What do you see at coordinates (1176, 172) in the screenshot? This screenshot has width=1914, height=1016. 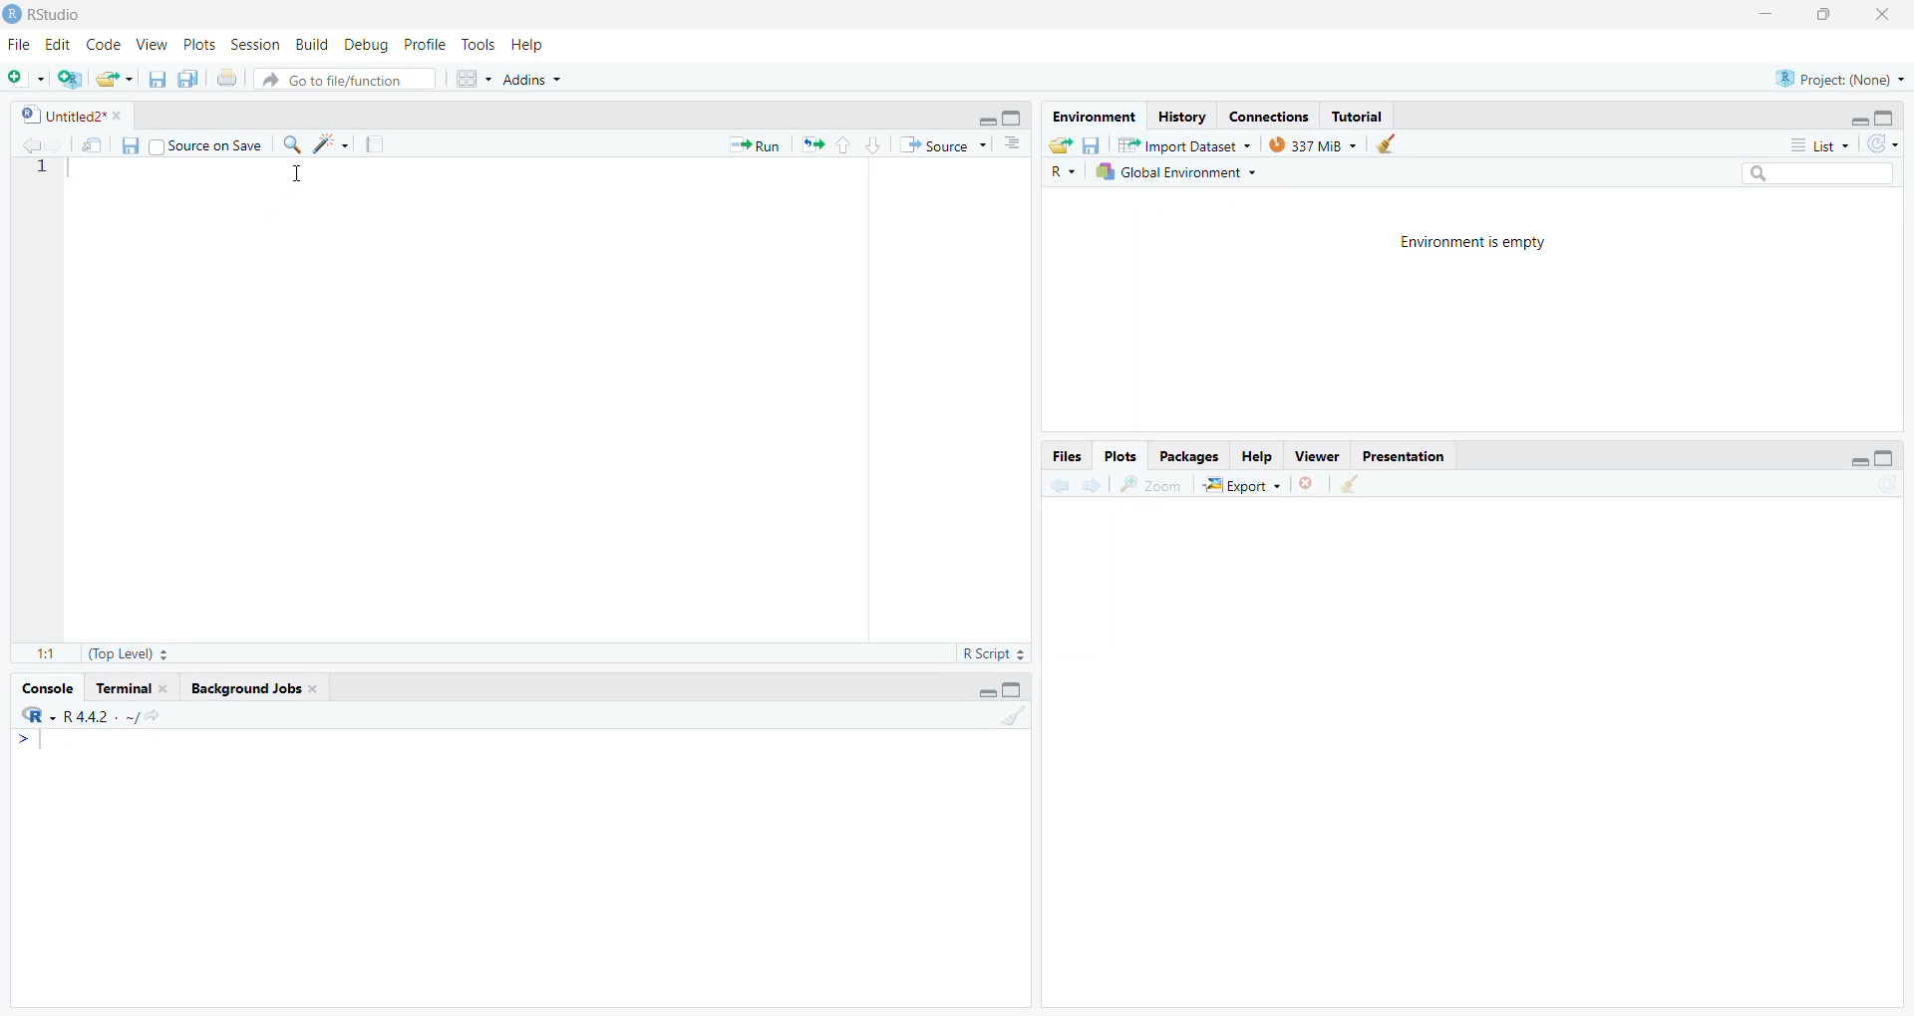 I see ` Global Environment ` at bounding box center [1176, 172].